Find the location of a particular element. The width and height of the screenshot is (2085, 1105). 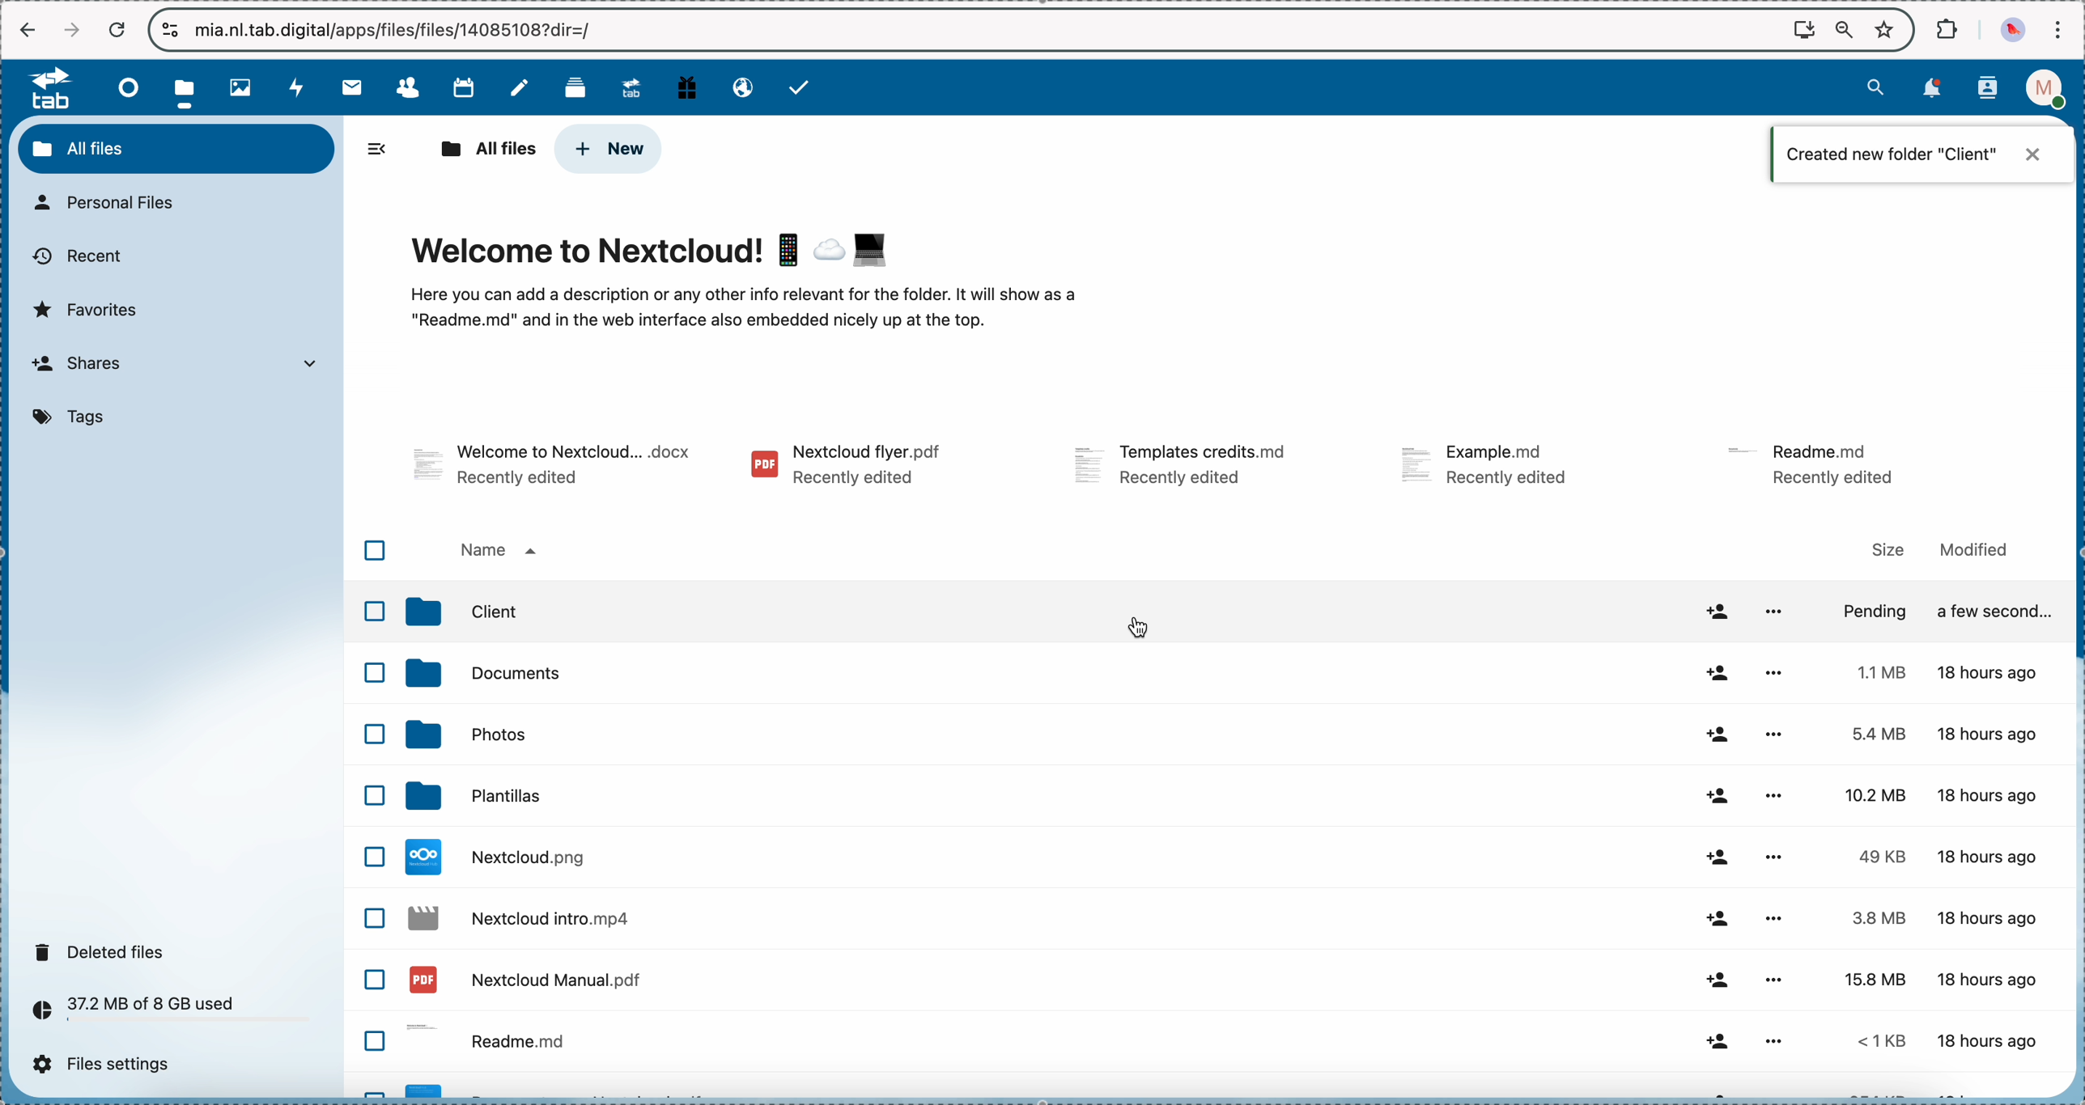

url is located at coordinates (339, 29).